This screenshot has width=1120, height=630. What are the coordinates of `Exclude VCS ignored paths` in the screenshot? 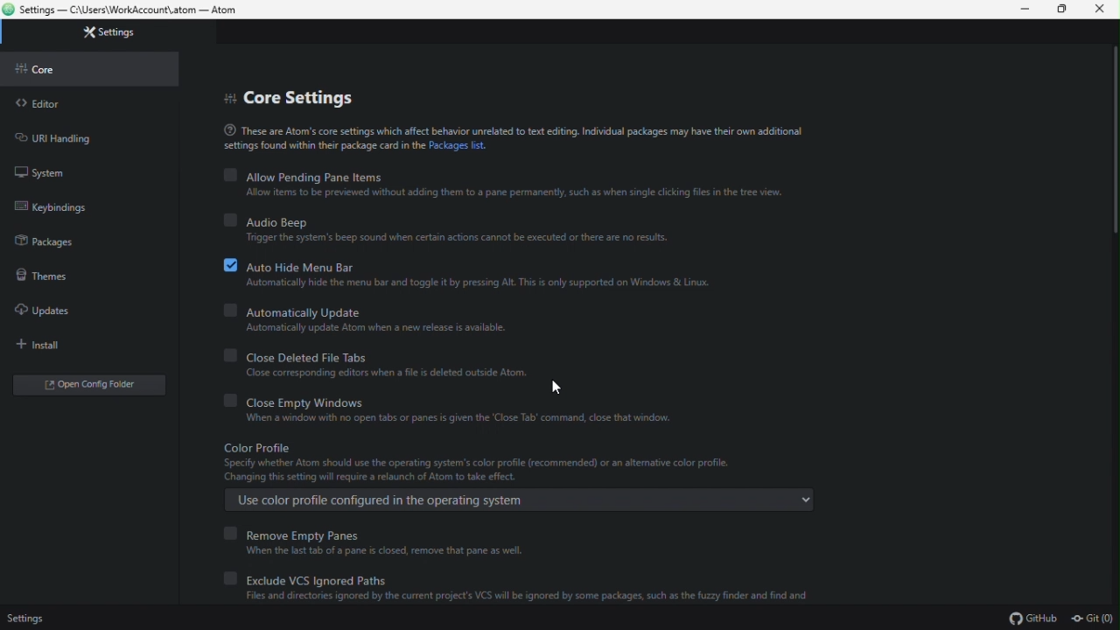 It's located at (298, 577).